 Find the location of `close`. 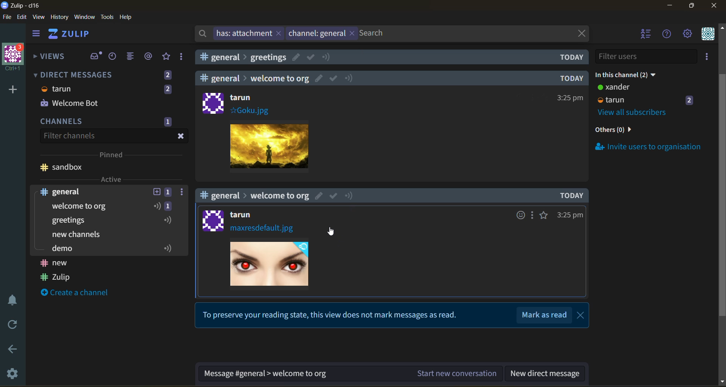

close is located at coordinates (582, 315).